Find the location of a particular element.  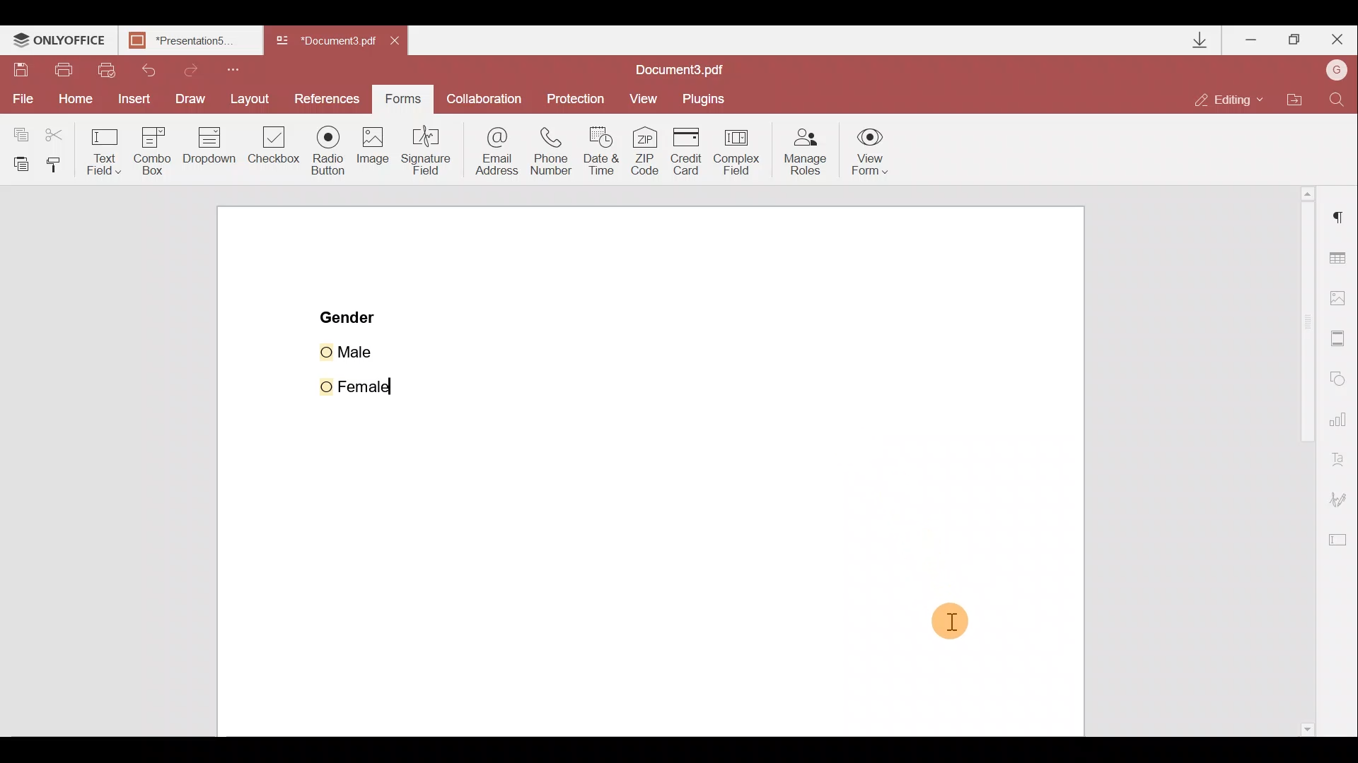

Complex field is located at coordinates (741, 149).